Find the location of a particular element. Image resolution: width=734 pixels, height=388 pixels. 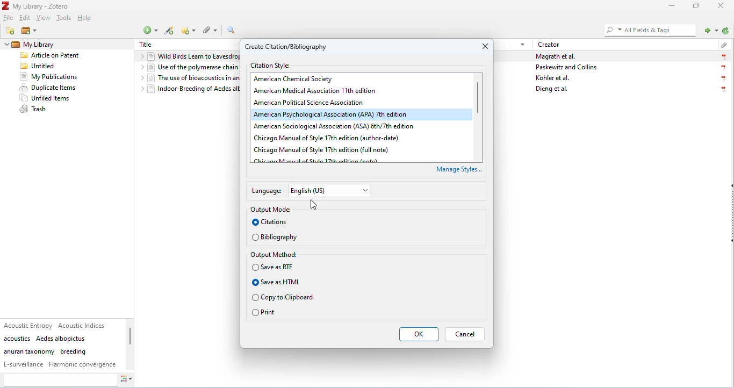

E surveniance Harmonic convergence is located at coordinates (60, 364).